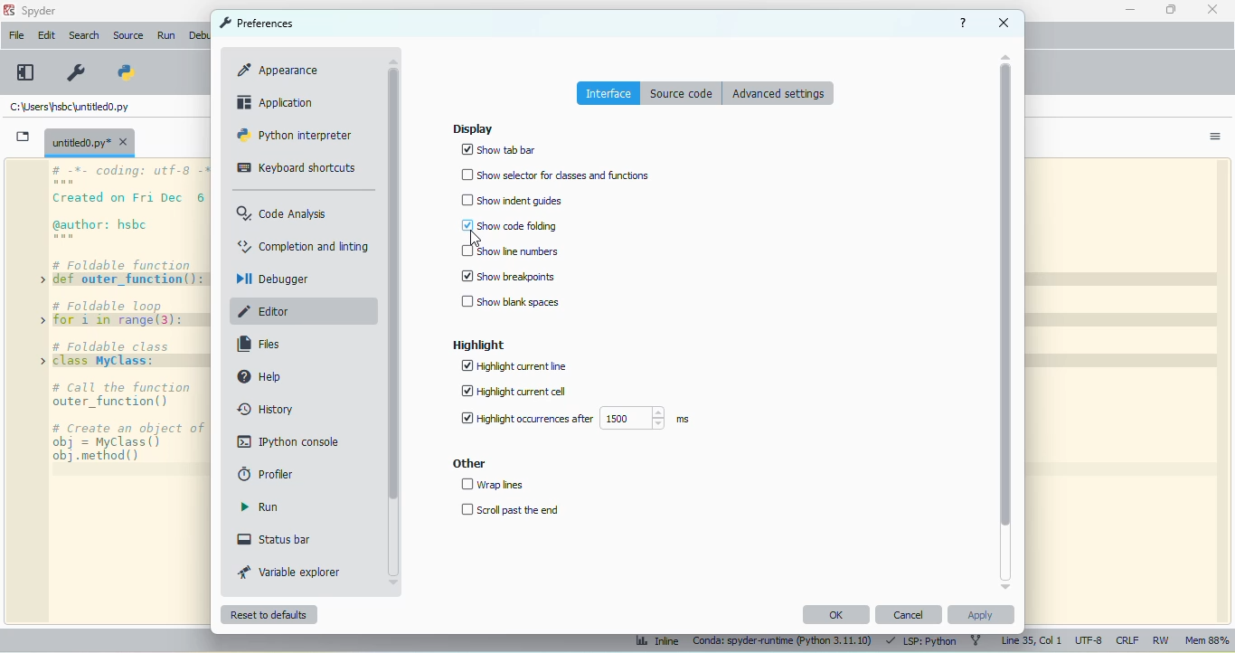 Image resolution: width=1235 pixels, height=653 pixels. Describe the element at coordinates (510, 302) in the screenshot. I see `show blank spaces` at that location.